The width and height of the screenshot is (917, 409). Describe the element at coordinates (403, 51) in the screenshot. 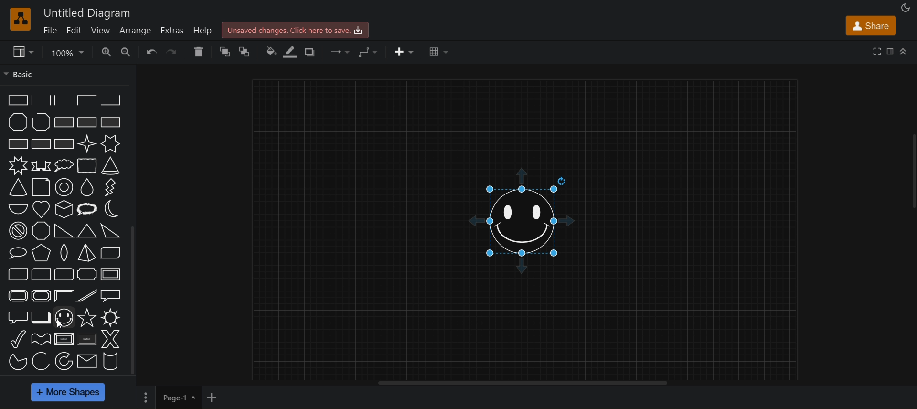

I see `insert` at that location.